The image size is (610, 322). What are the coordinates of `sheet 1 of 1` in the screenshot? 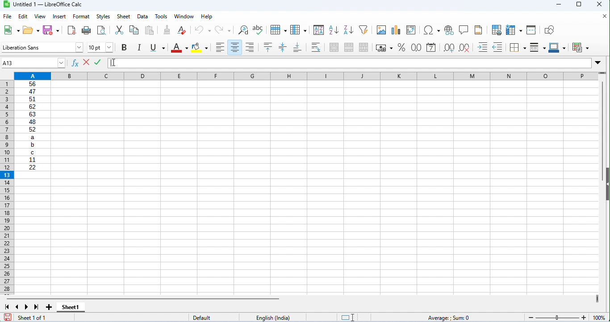 It's located at (43, 317).